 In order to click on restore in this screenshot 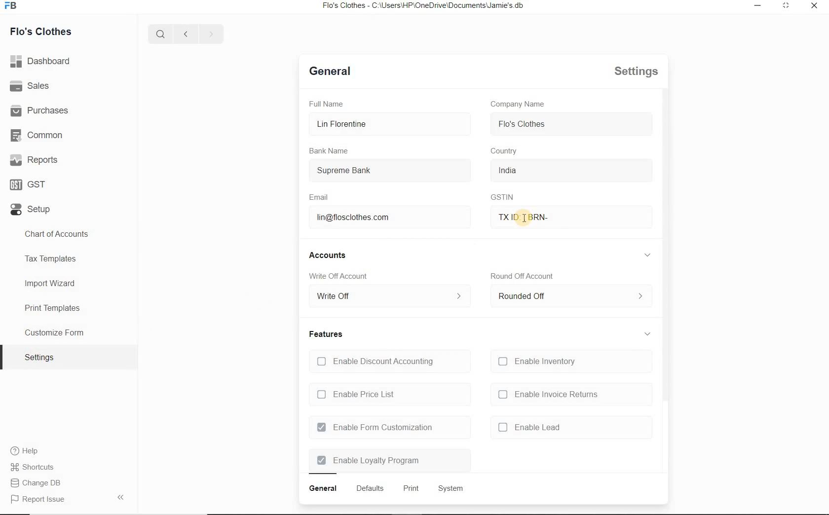, I will do `click(759, 7)`.